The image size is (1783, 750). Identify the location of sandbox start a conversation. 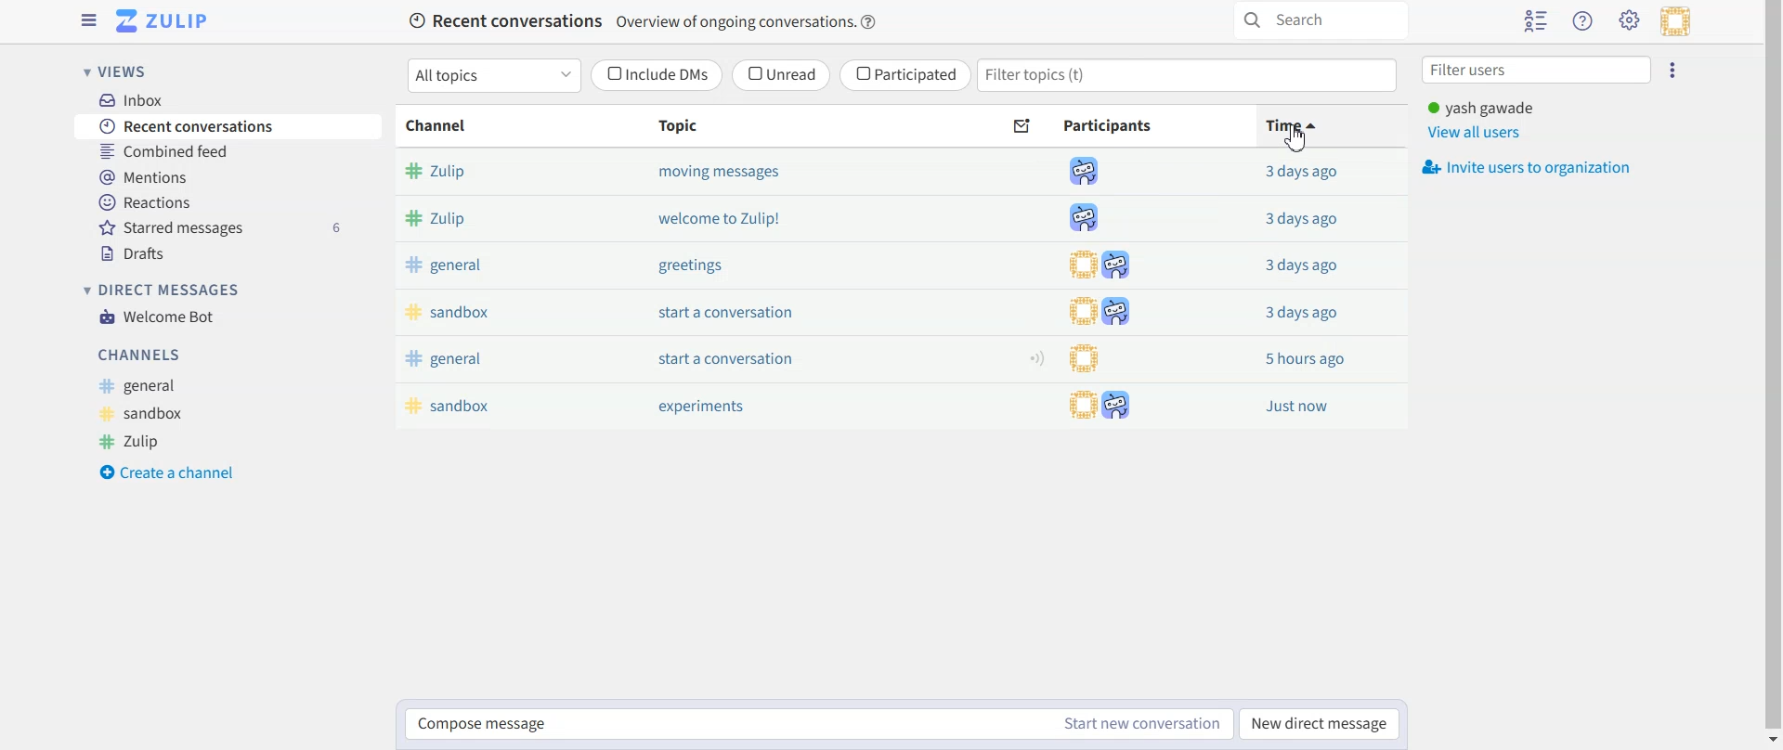
(611, 312).